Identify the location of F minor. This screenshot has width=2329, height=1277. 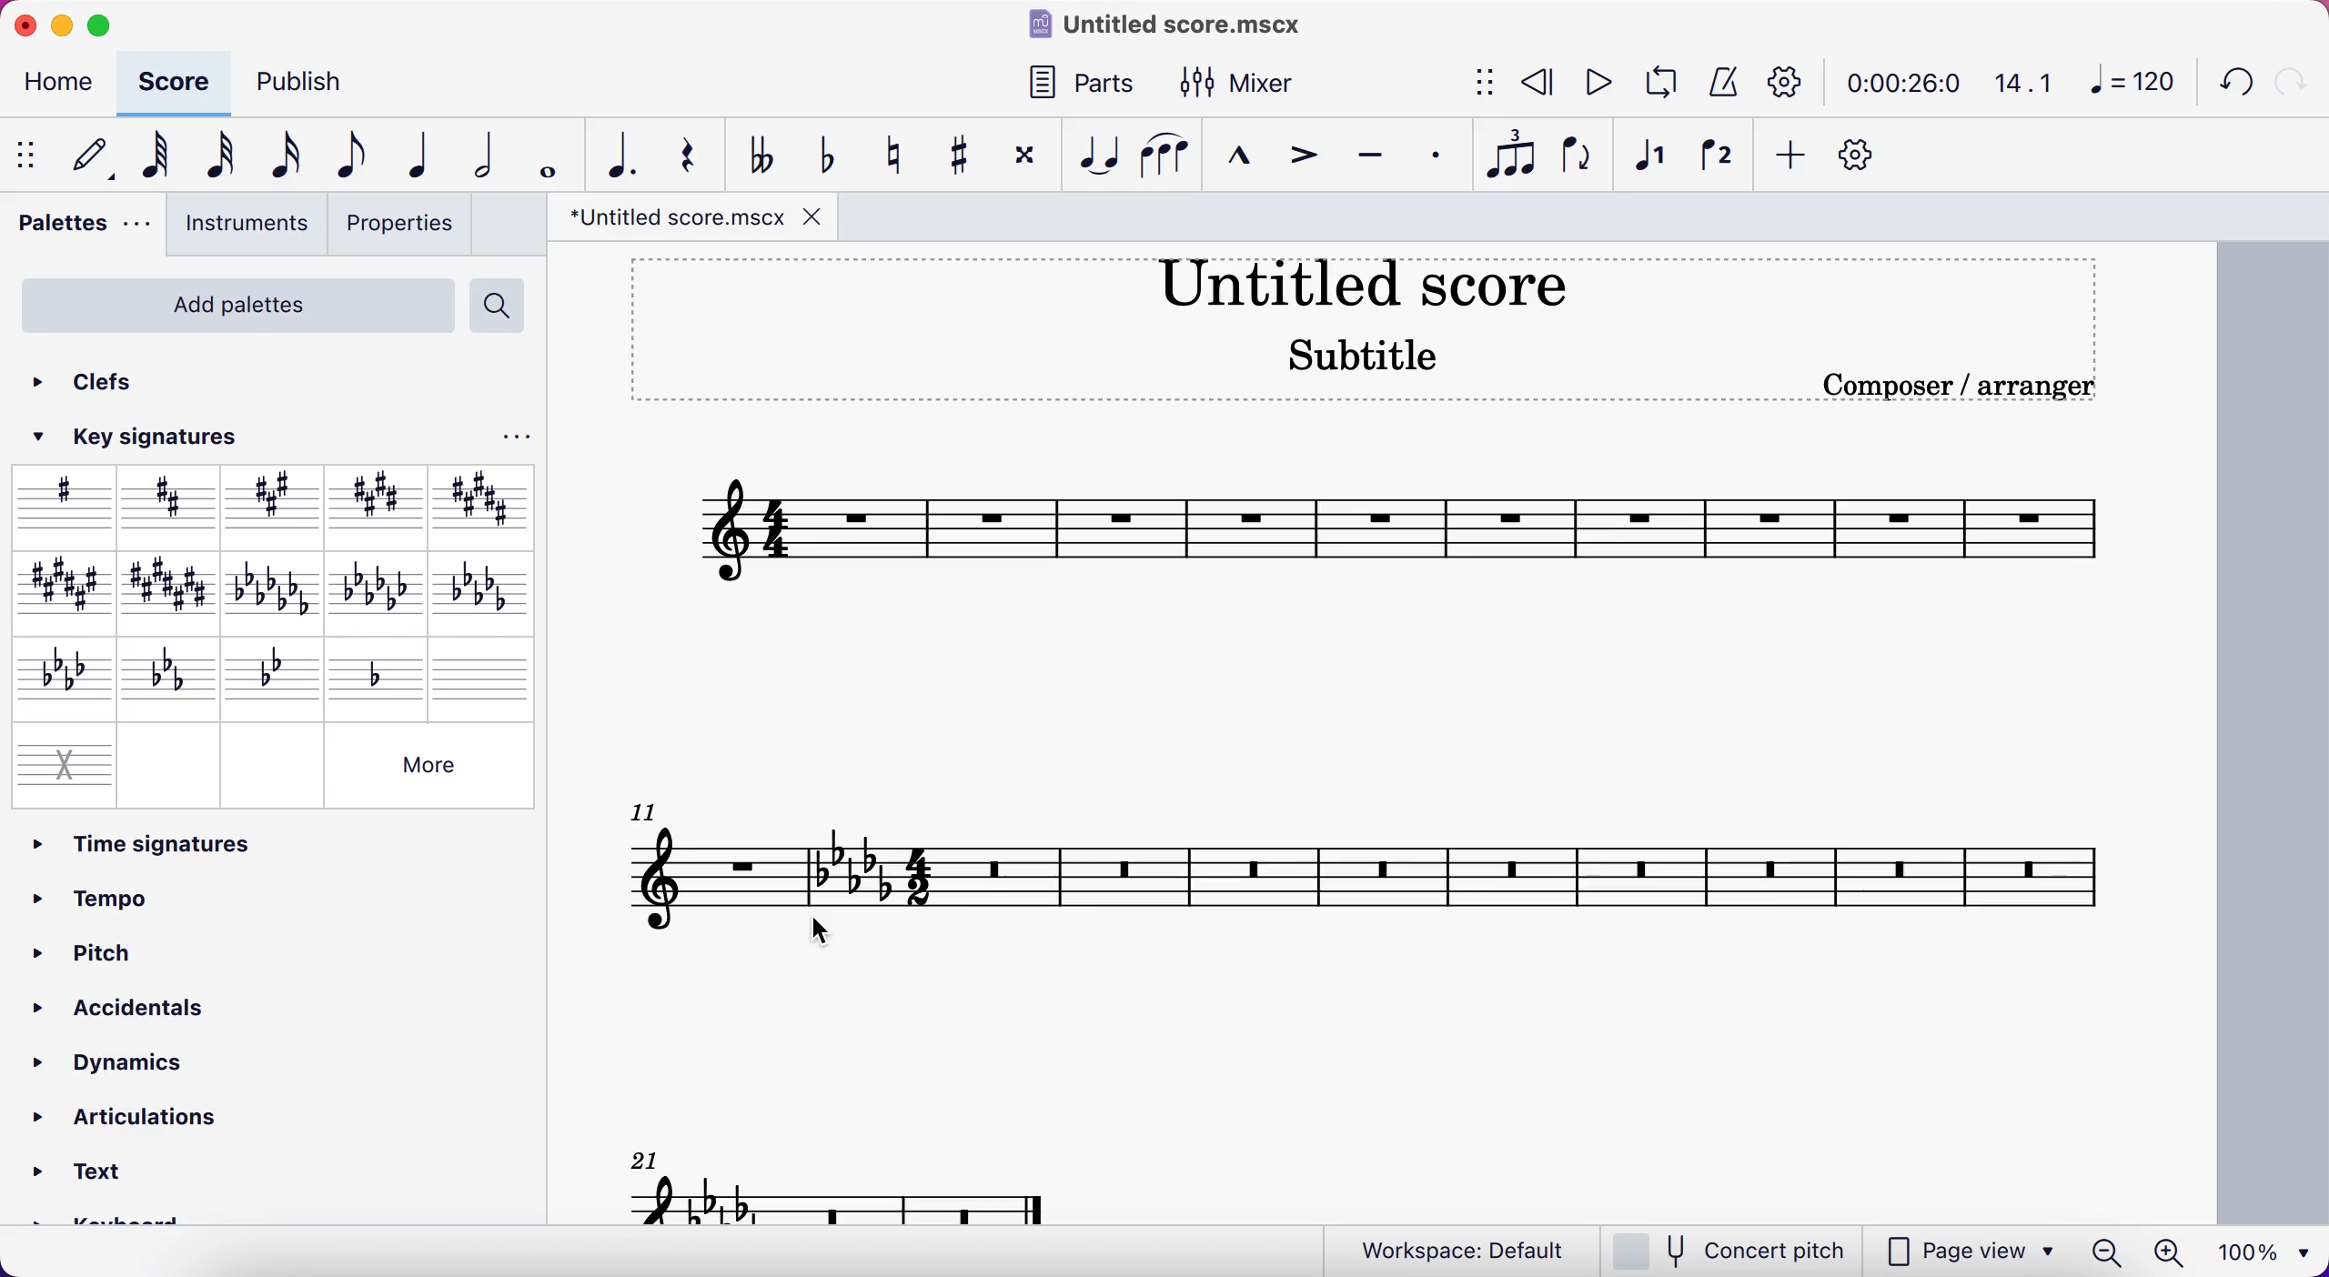
(57, 676).